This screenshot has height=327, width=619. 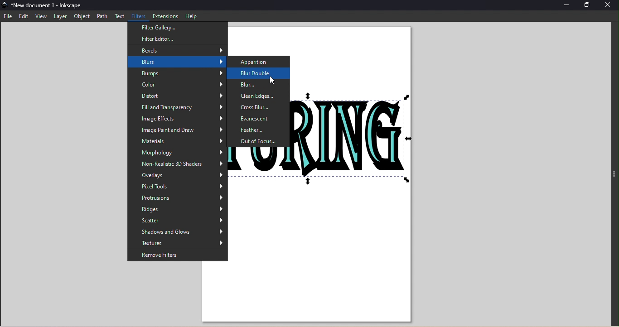 What do you see at coordinates (121, 16) in the screenshot?
I see `Text` at bounding box center [121, 16].